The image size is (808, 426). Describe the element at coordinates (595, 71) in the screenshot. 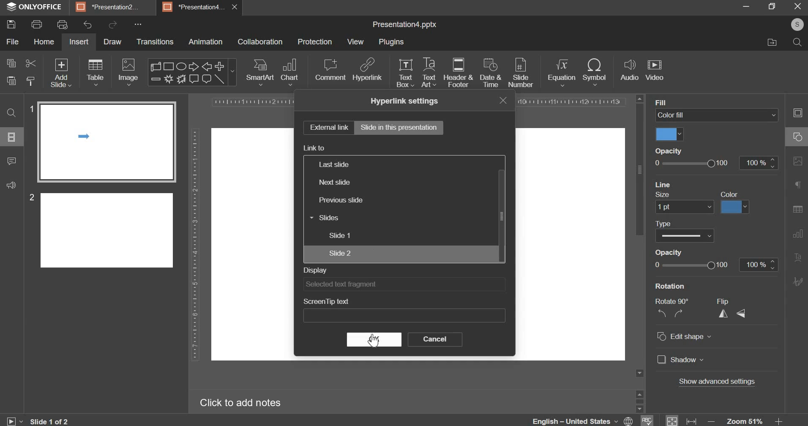

I see `symbol` at that location.